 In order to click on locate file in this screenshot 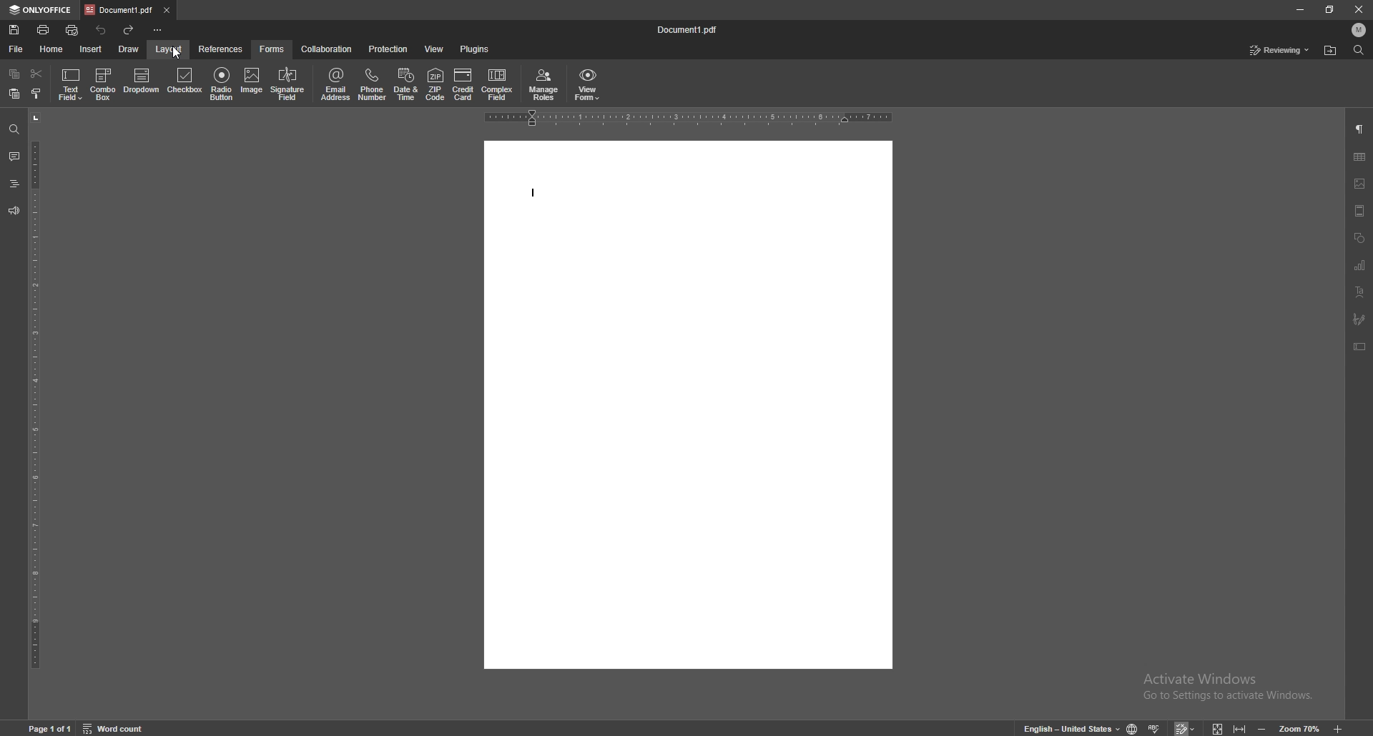, I will do `click(1331, 51)`.